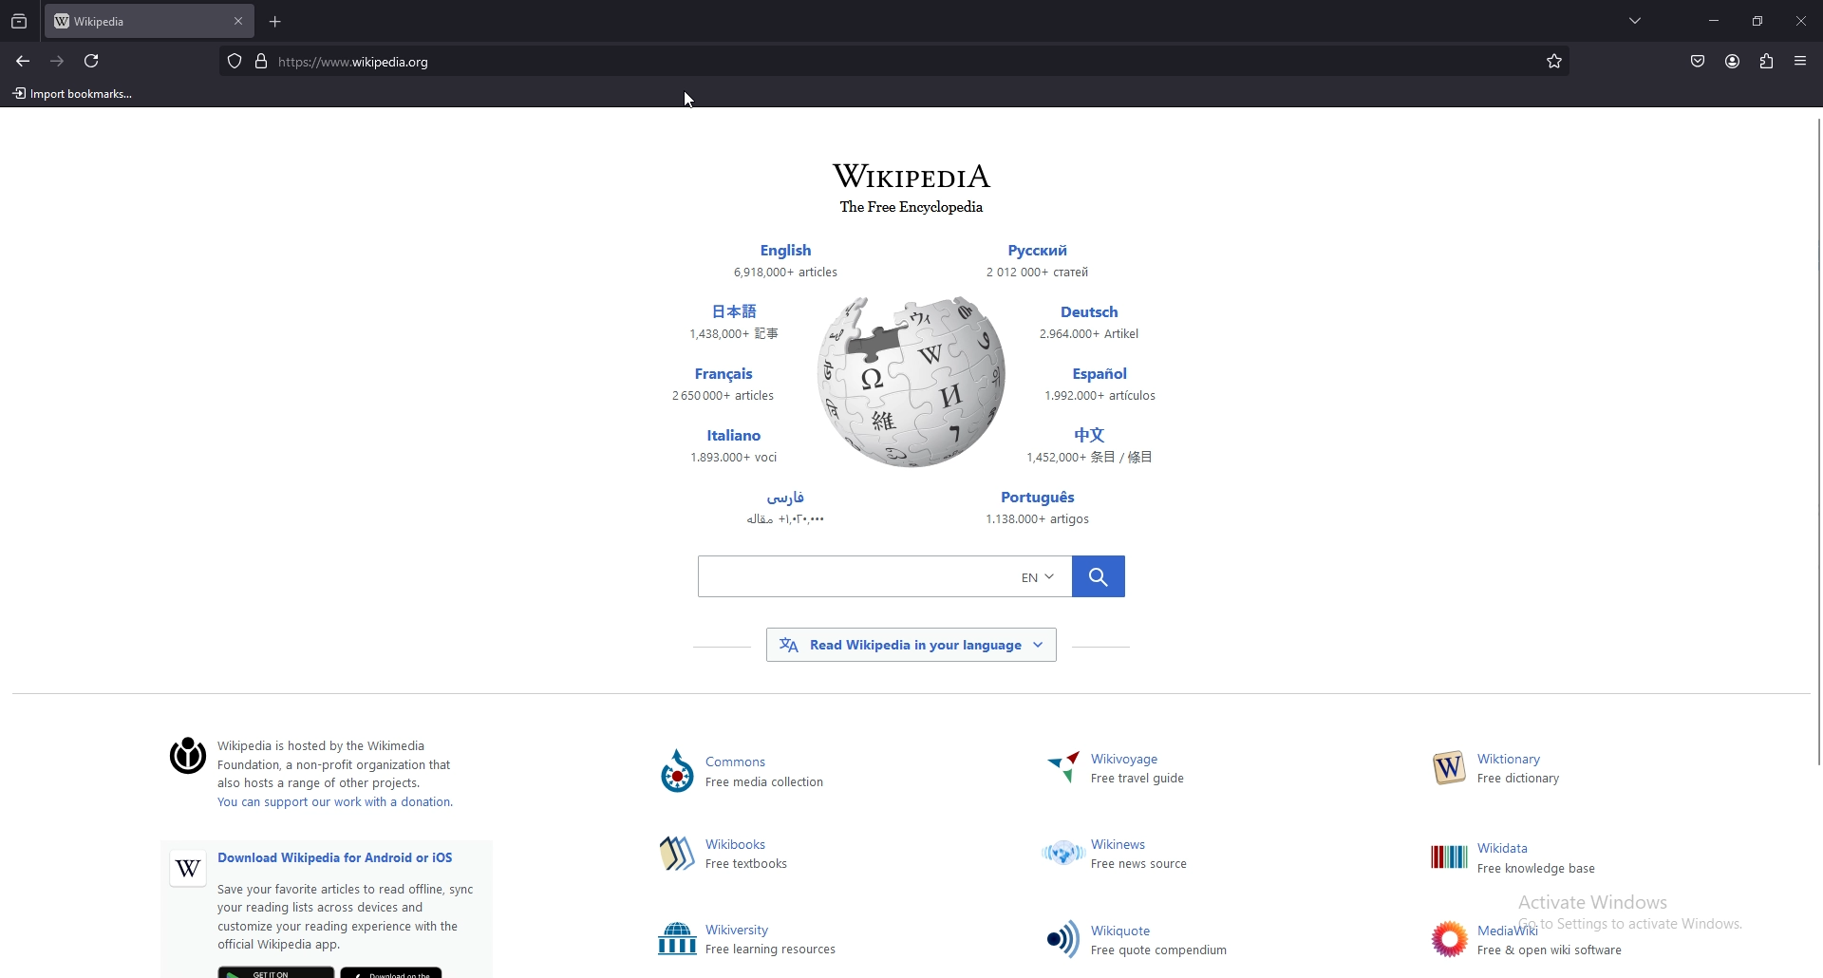 The width and height of the screenshot is (1823, 978). What do you see at coordinates (1447, 857) in the screenshot?
I see `` at bounding box center [1447, 857].